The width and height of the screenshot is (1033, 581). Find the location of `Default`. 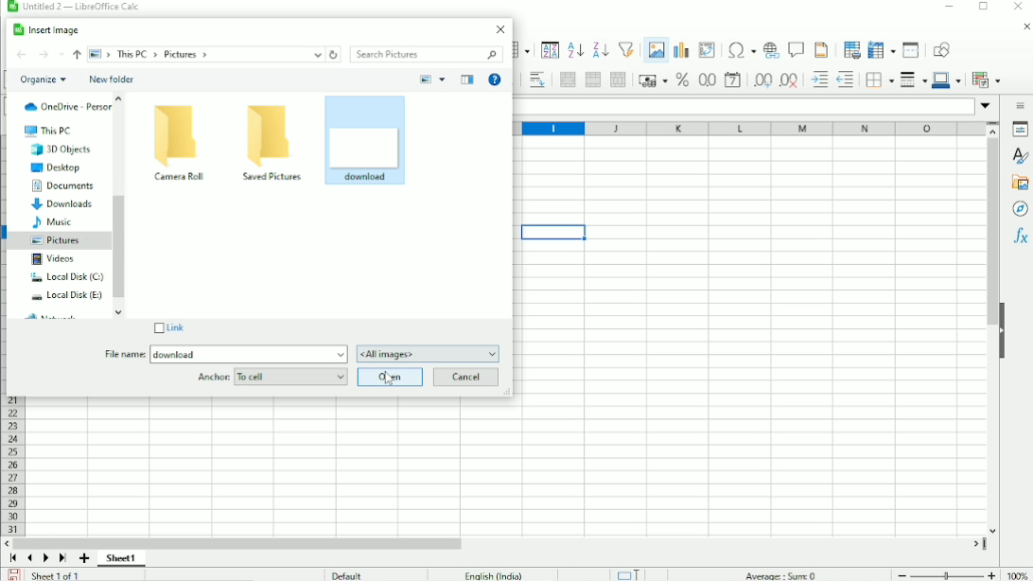

Default is located at coordinates (349, 574).